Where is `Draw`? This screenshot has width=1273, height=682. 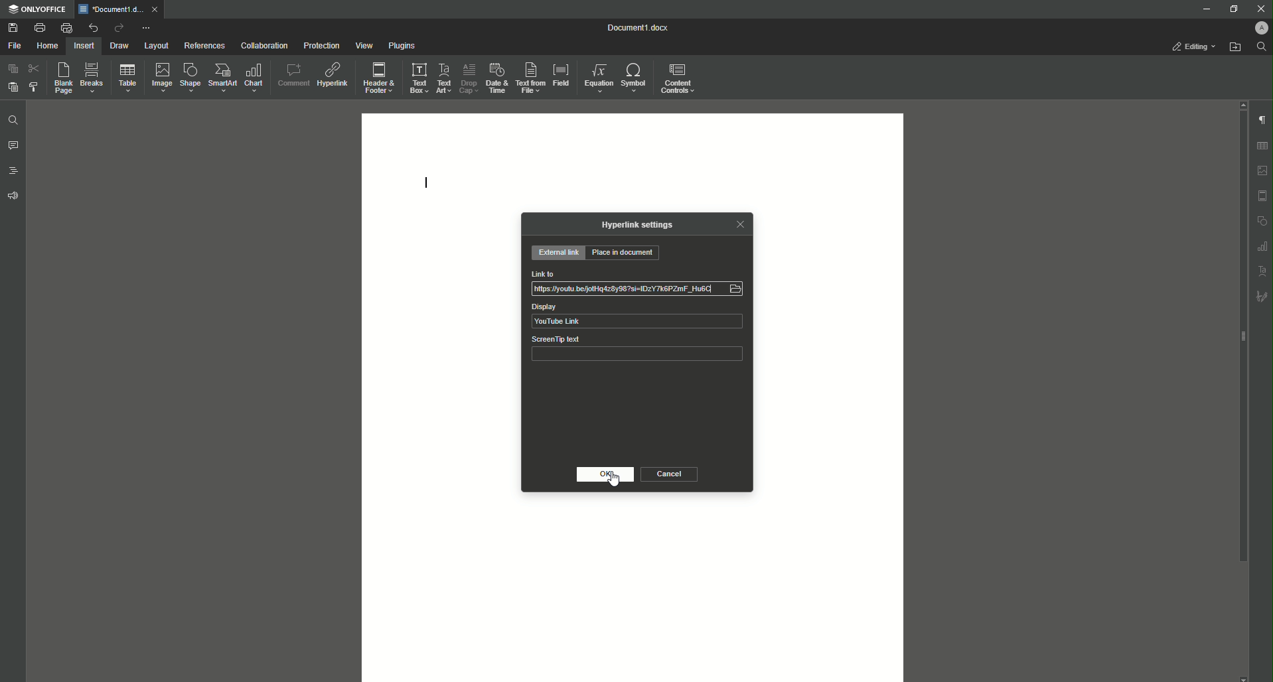 Draw is located at coordinates (121, 45).